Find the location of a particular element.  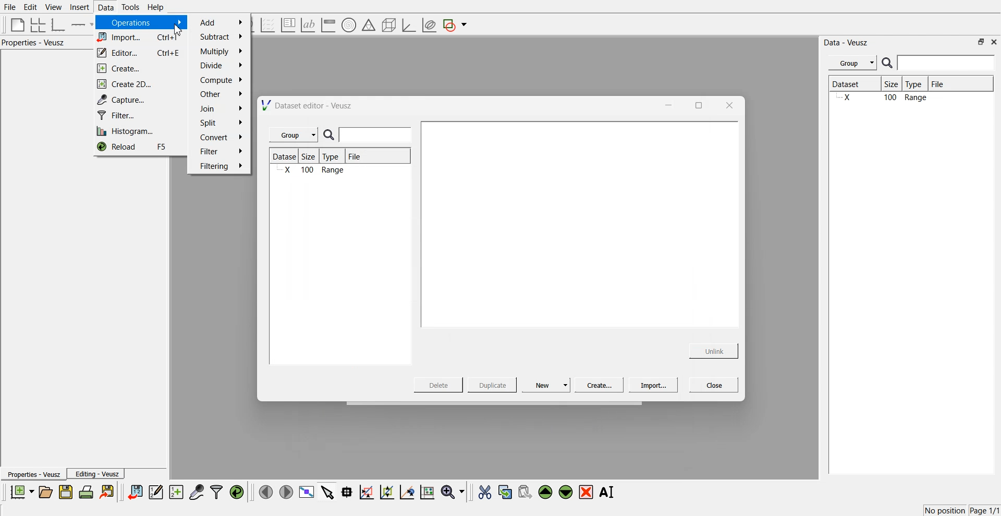

enter search field is located at coordinates (377, 135).